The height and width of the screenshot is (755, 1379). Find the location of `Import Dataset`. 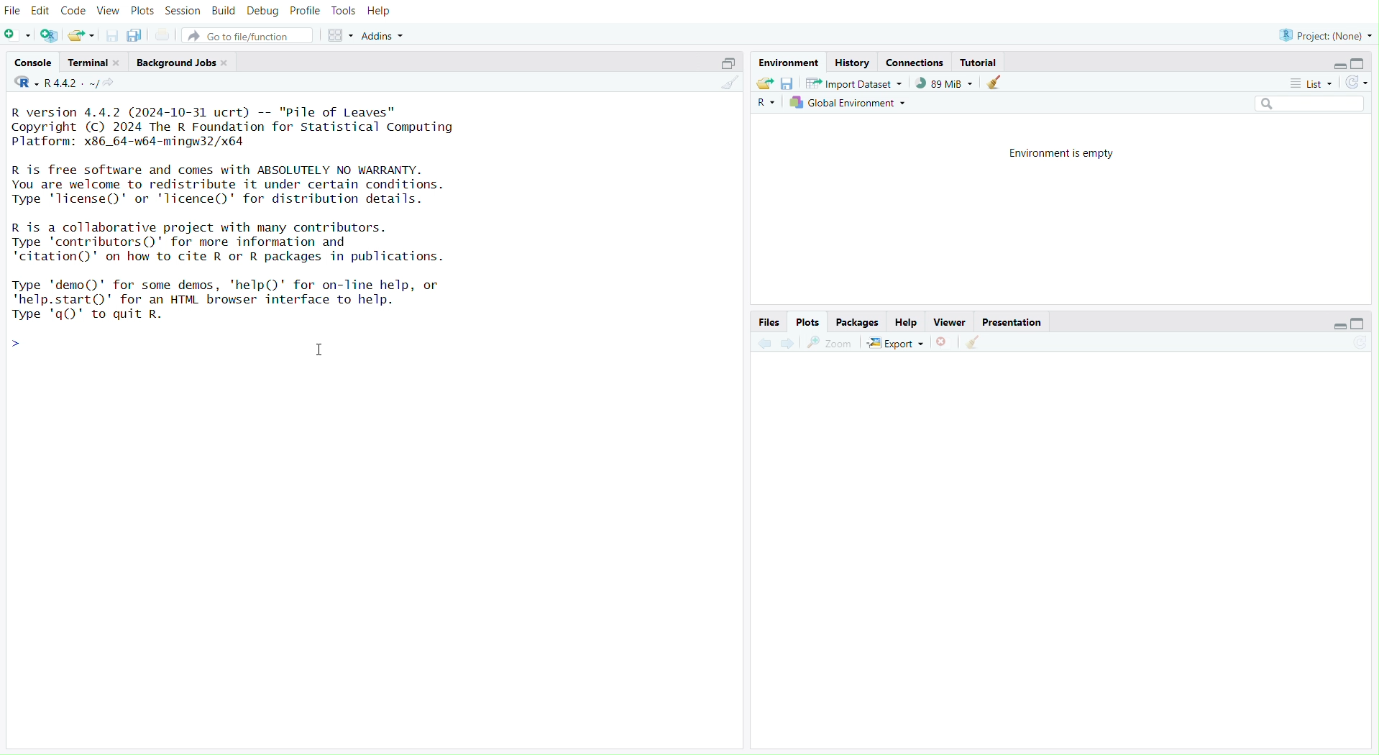

Import Dataset is located at coordinates (857, 83).